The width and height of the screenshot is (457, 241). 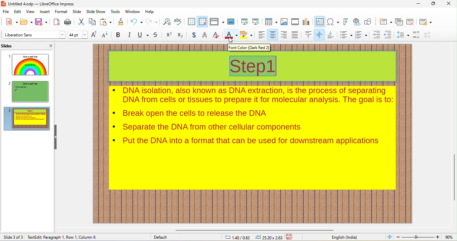 What do you see at coordinates (369, 22) in the screenshot?
I see `show draw functions` at bounding box center [369, 22].